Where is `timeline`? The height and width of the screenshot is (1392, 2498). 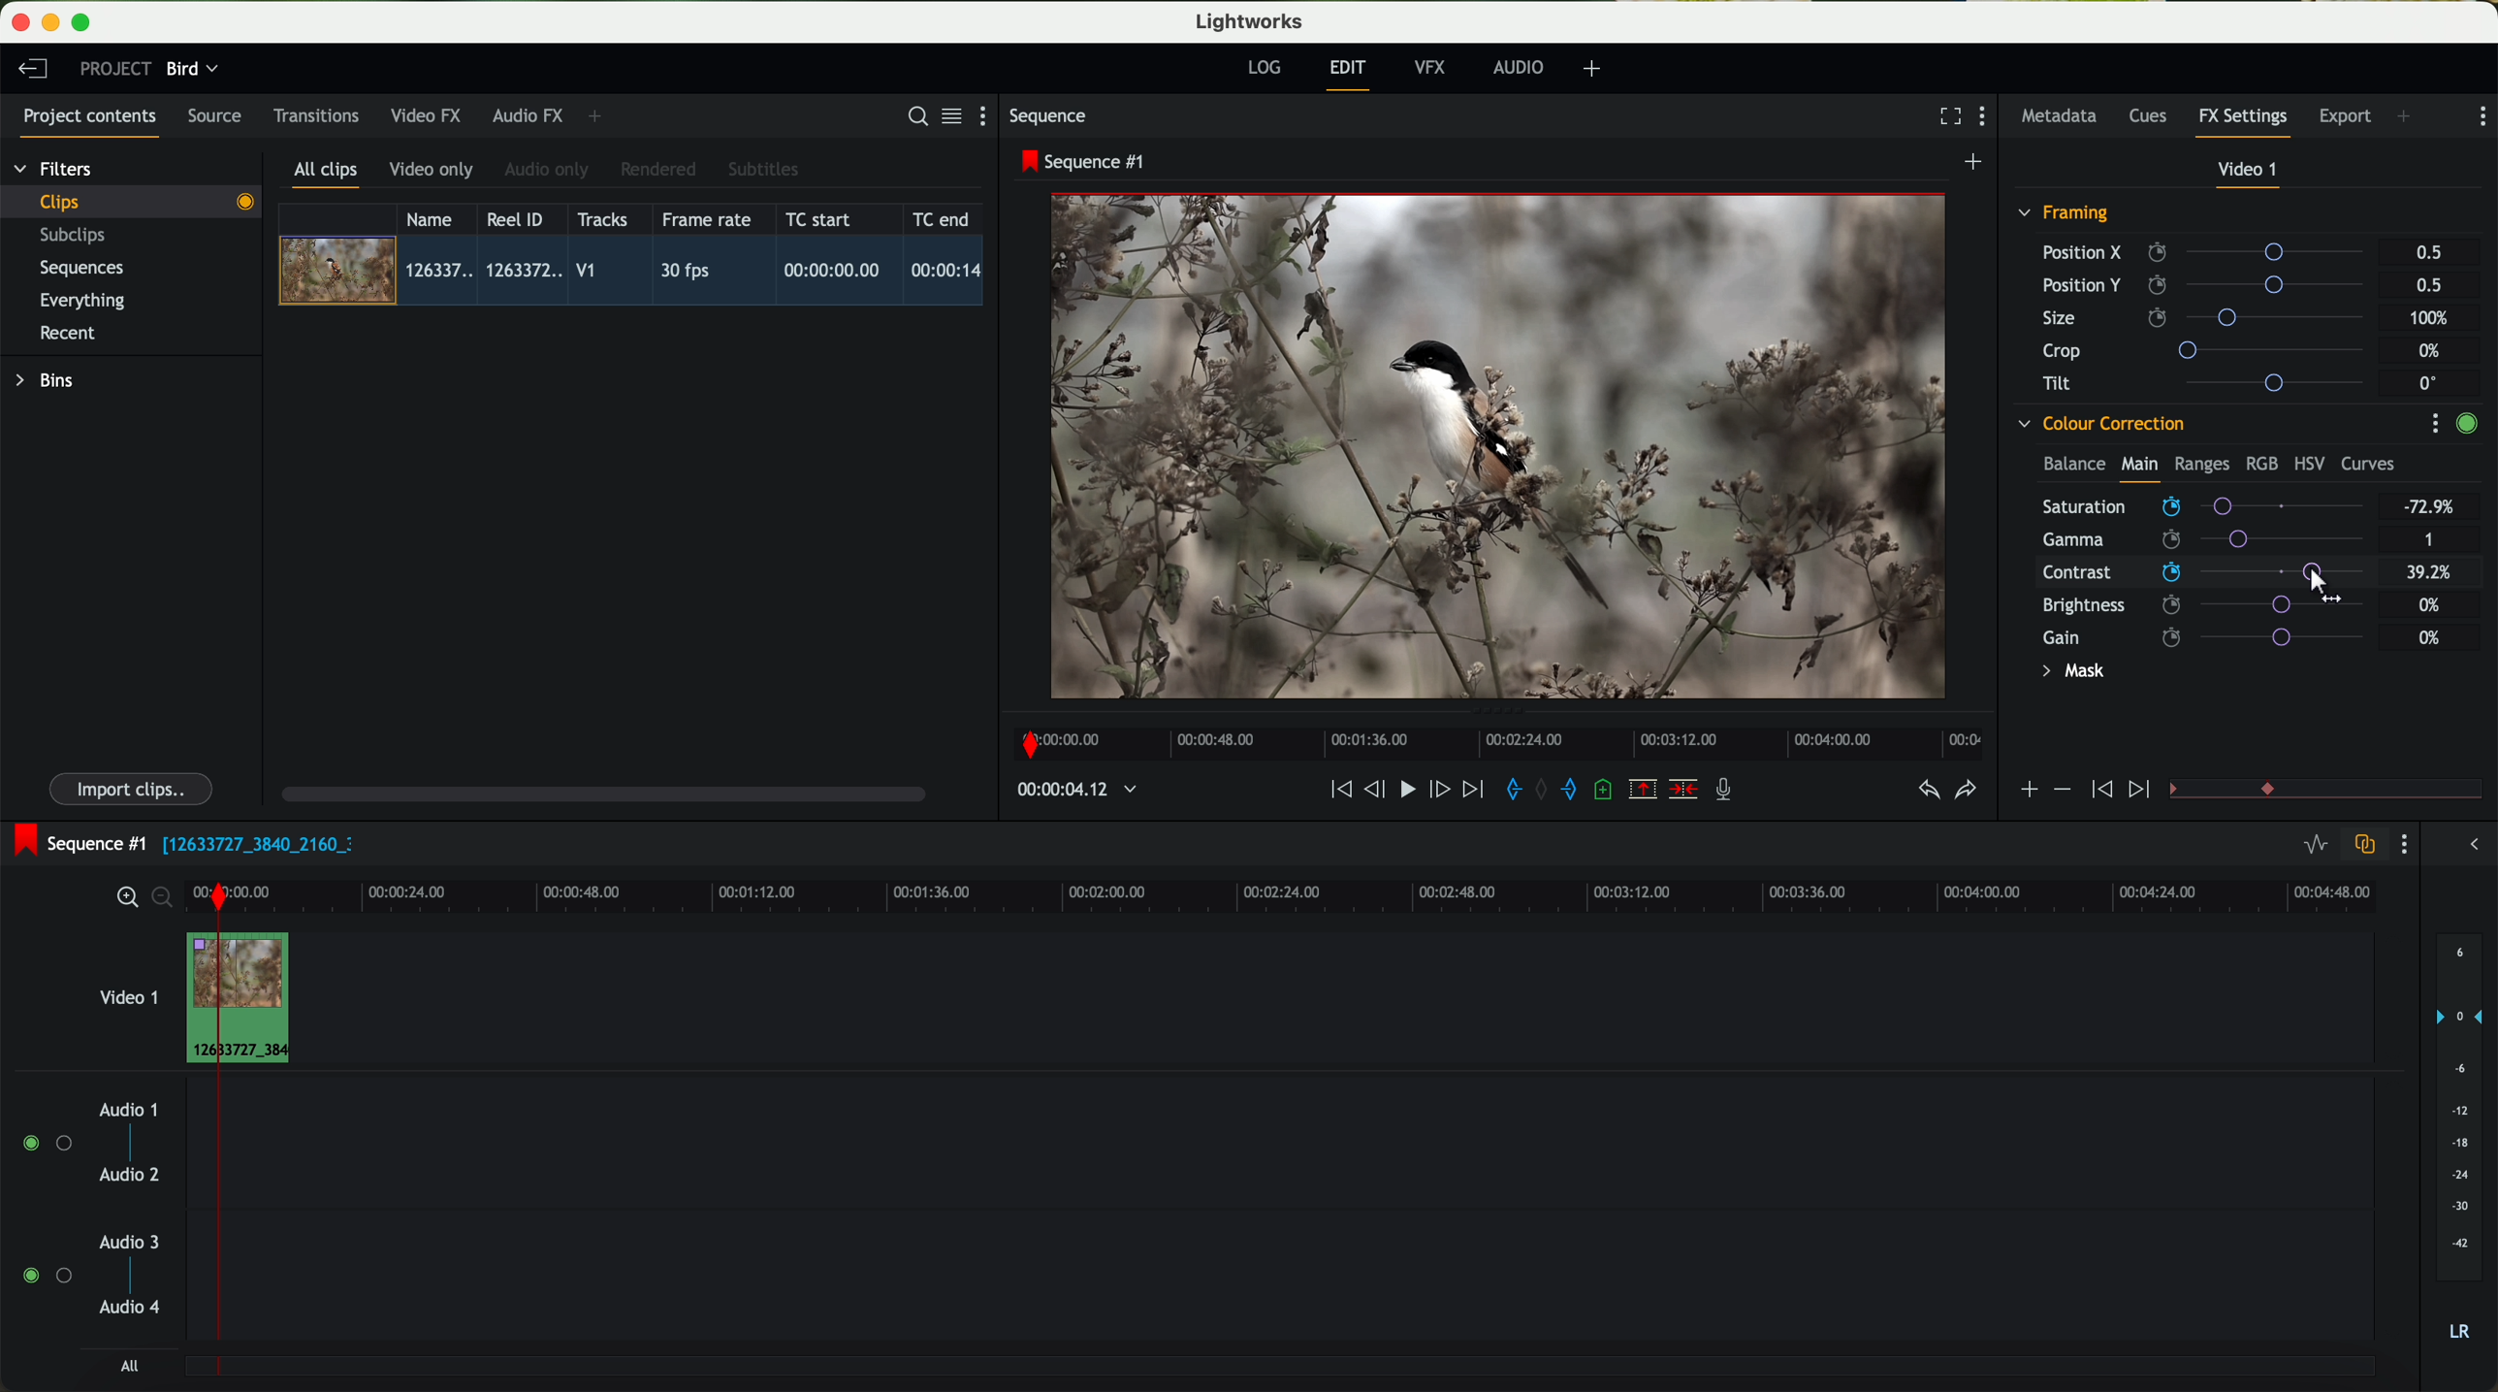 timeline is located at coordinates (1067, 791).